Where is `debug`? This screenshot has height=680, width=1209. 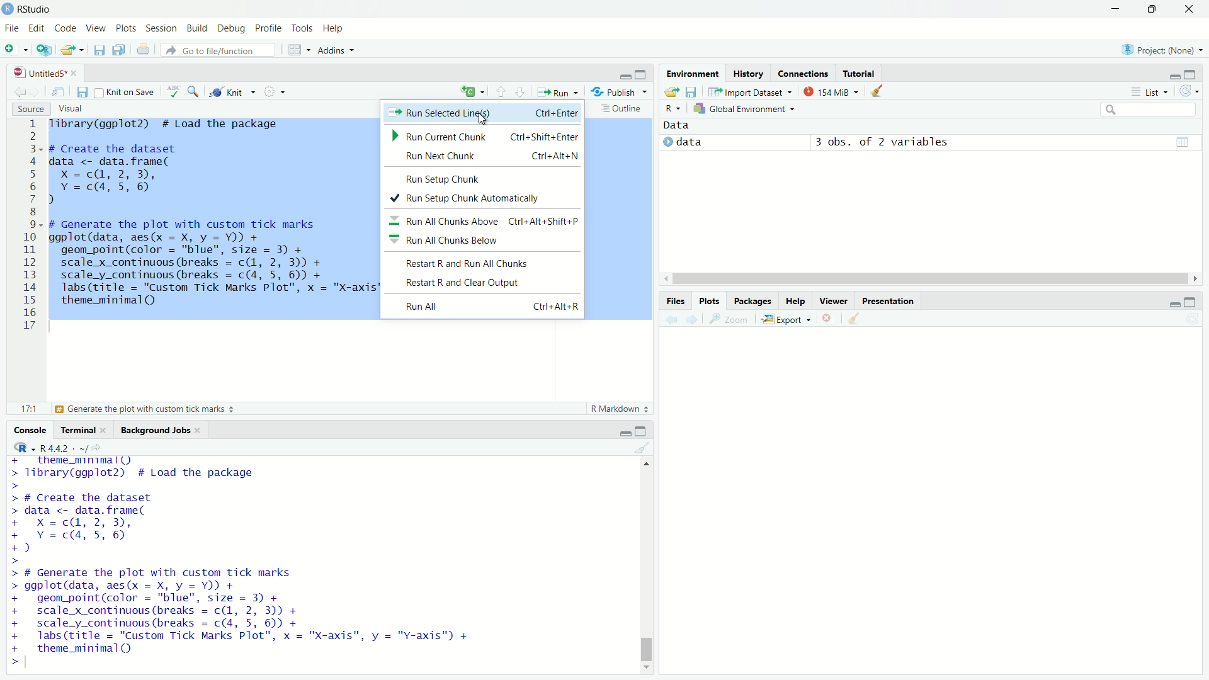
debug is located at coordinates (232, 28).